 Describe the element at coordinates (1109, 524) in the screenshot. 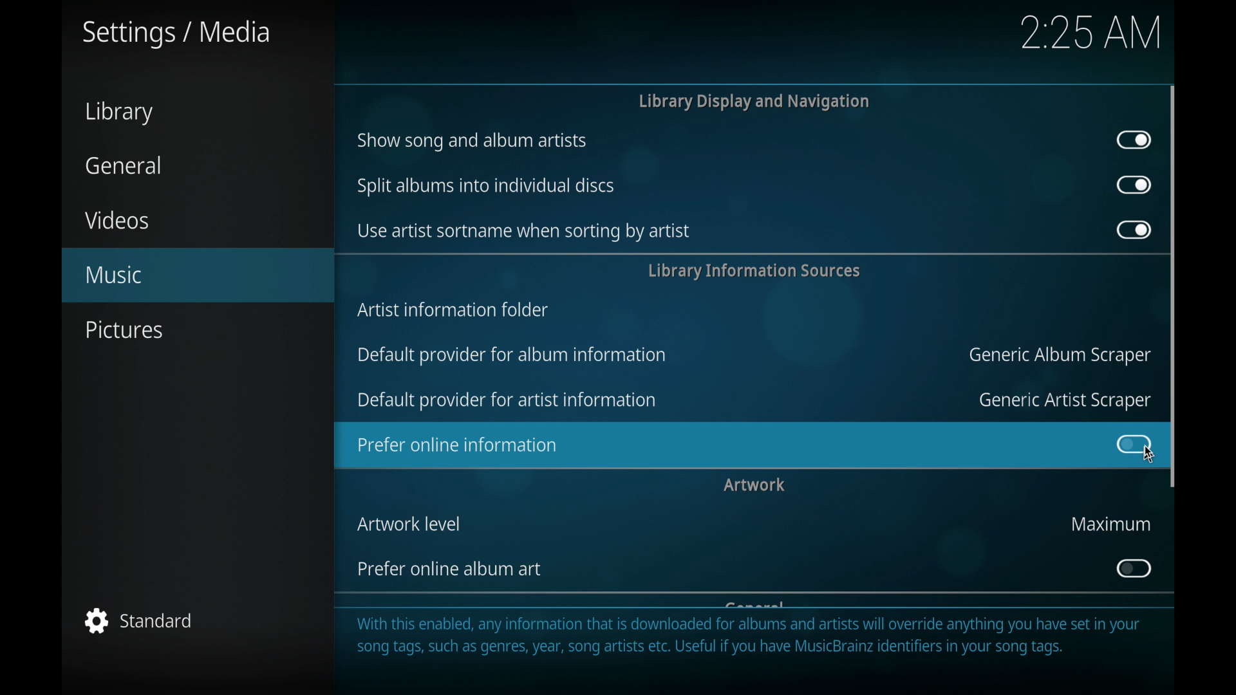

I see `maximum` at that location.